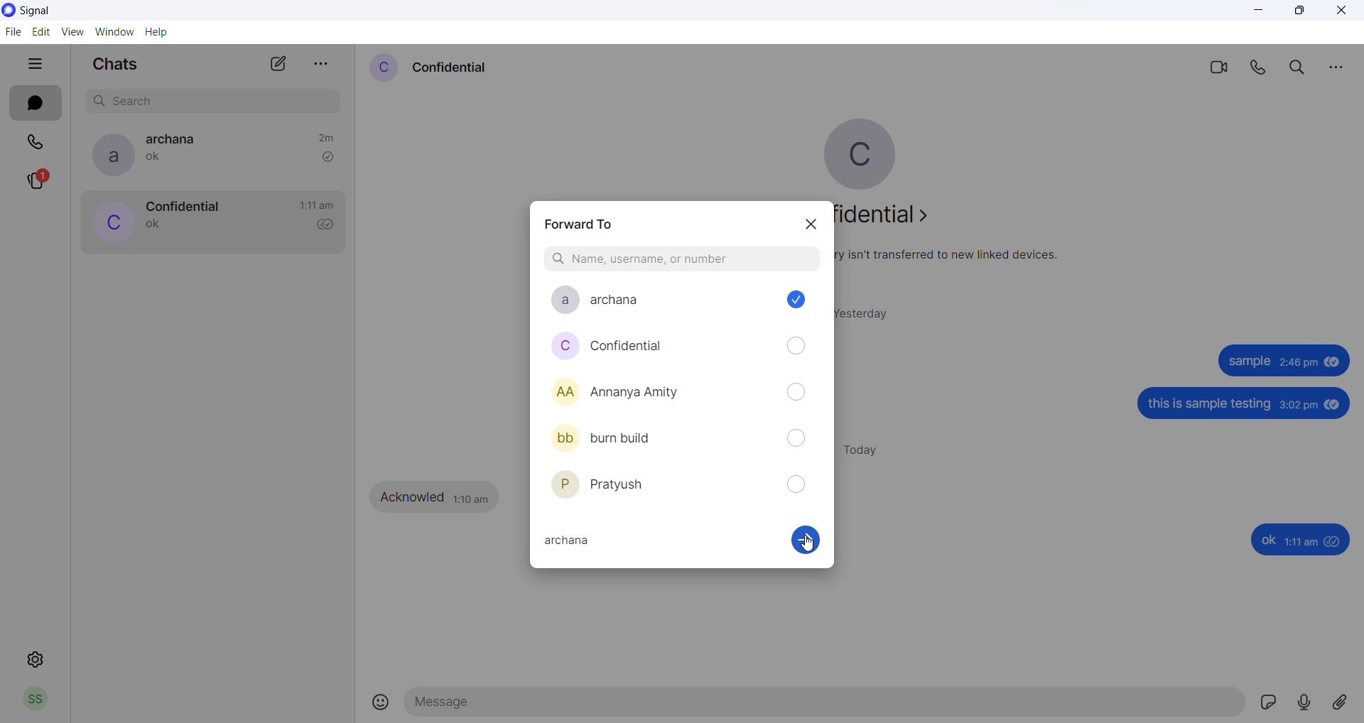 The width and height of the screenshot is (1364, 723). What do you see at coordinates (35, 65) in the screenshot?
I see `hide` at bounding box center [35, 65].